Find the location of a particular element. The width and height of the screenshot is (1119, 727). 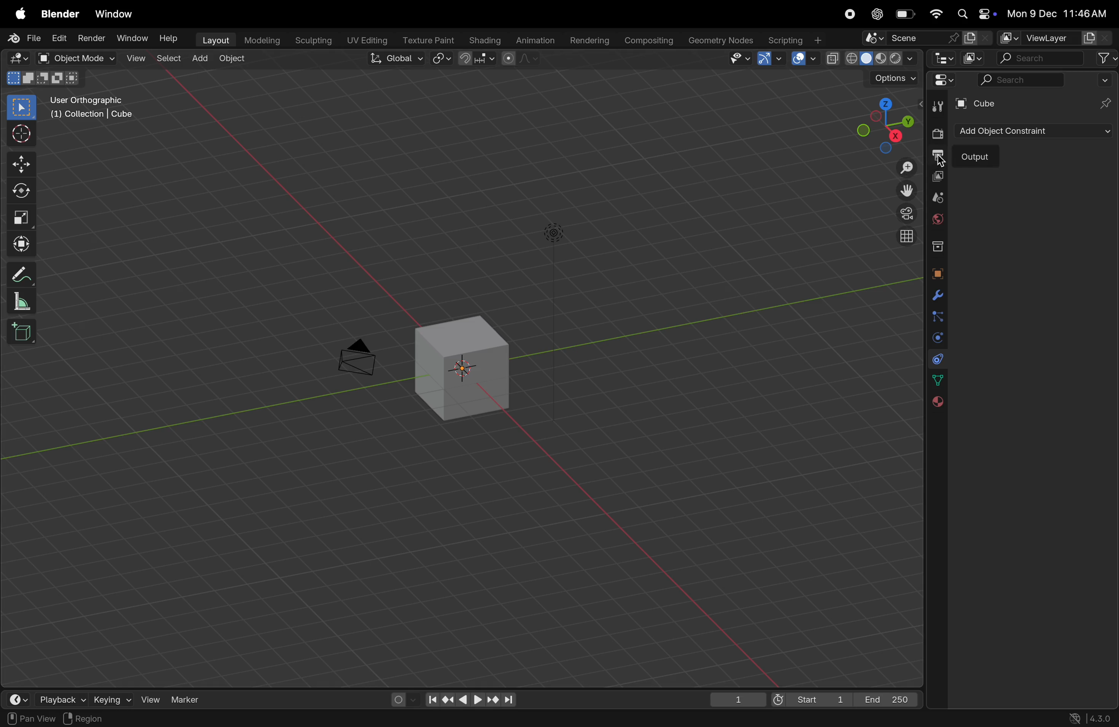

cube is located at coordinates (982, 105).